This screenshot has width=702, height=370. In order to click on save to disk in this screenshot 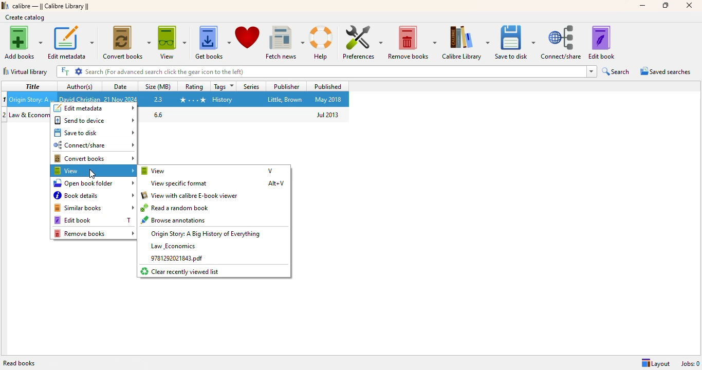, I will do `click(515, 43)`.